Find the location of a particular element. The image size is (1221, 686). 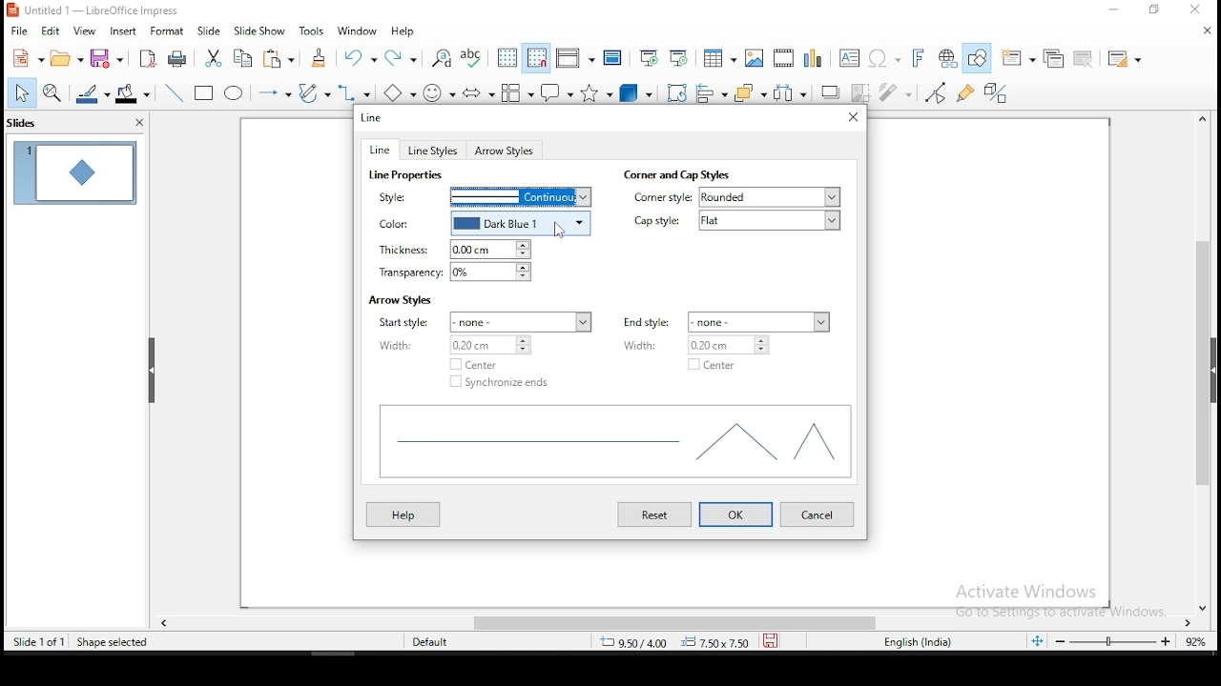

cursor is located at coordinates (563, 229).